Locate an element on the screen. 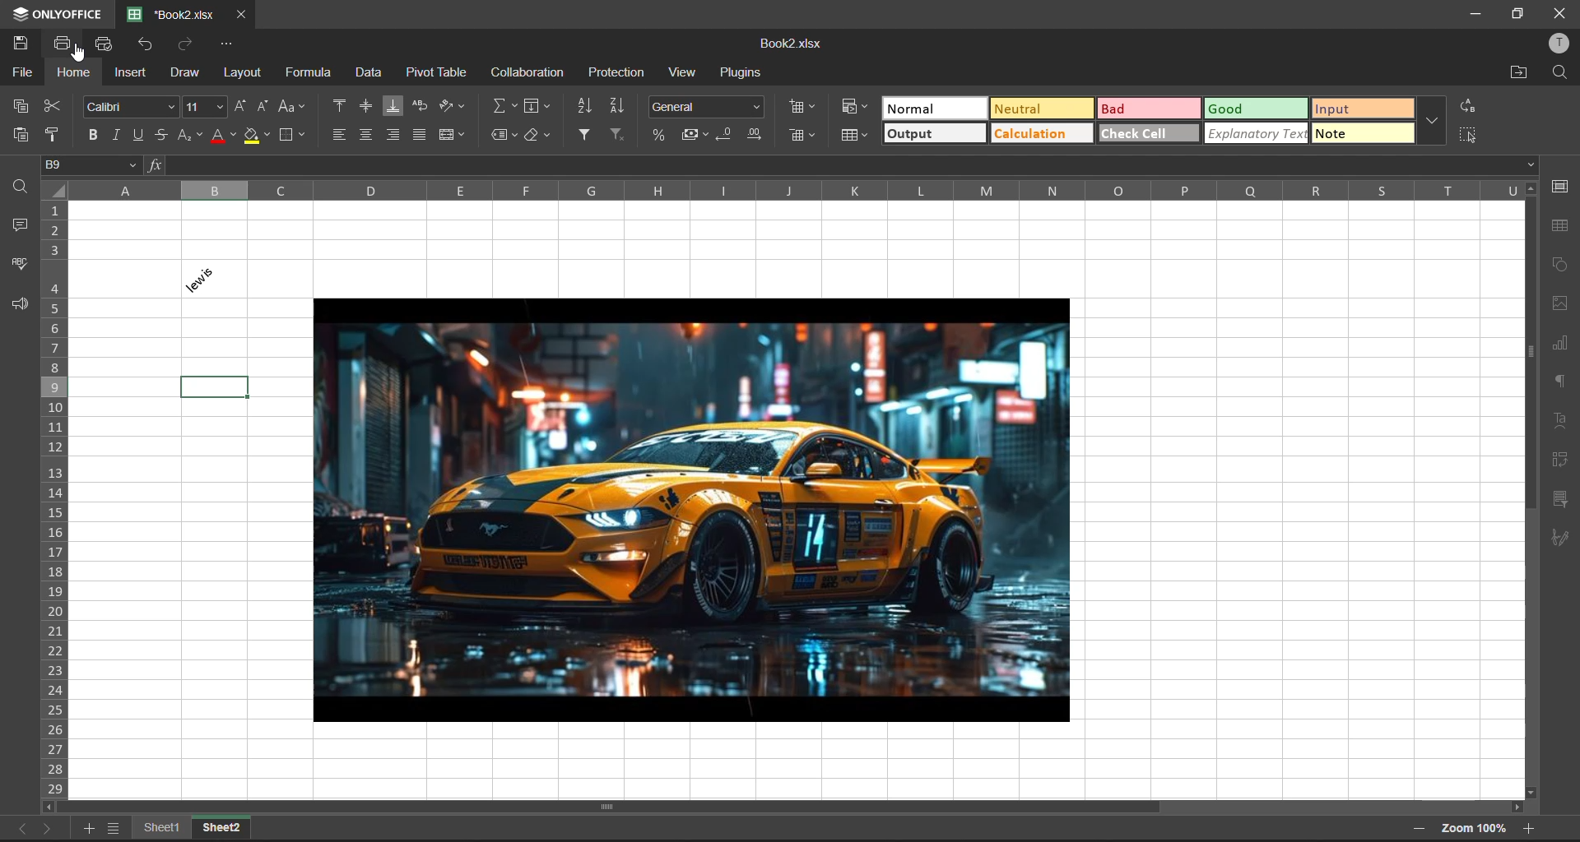  summation is located at coordinates (504, 107).